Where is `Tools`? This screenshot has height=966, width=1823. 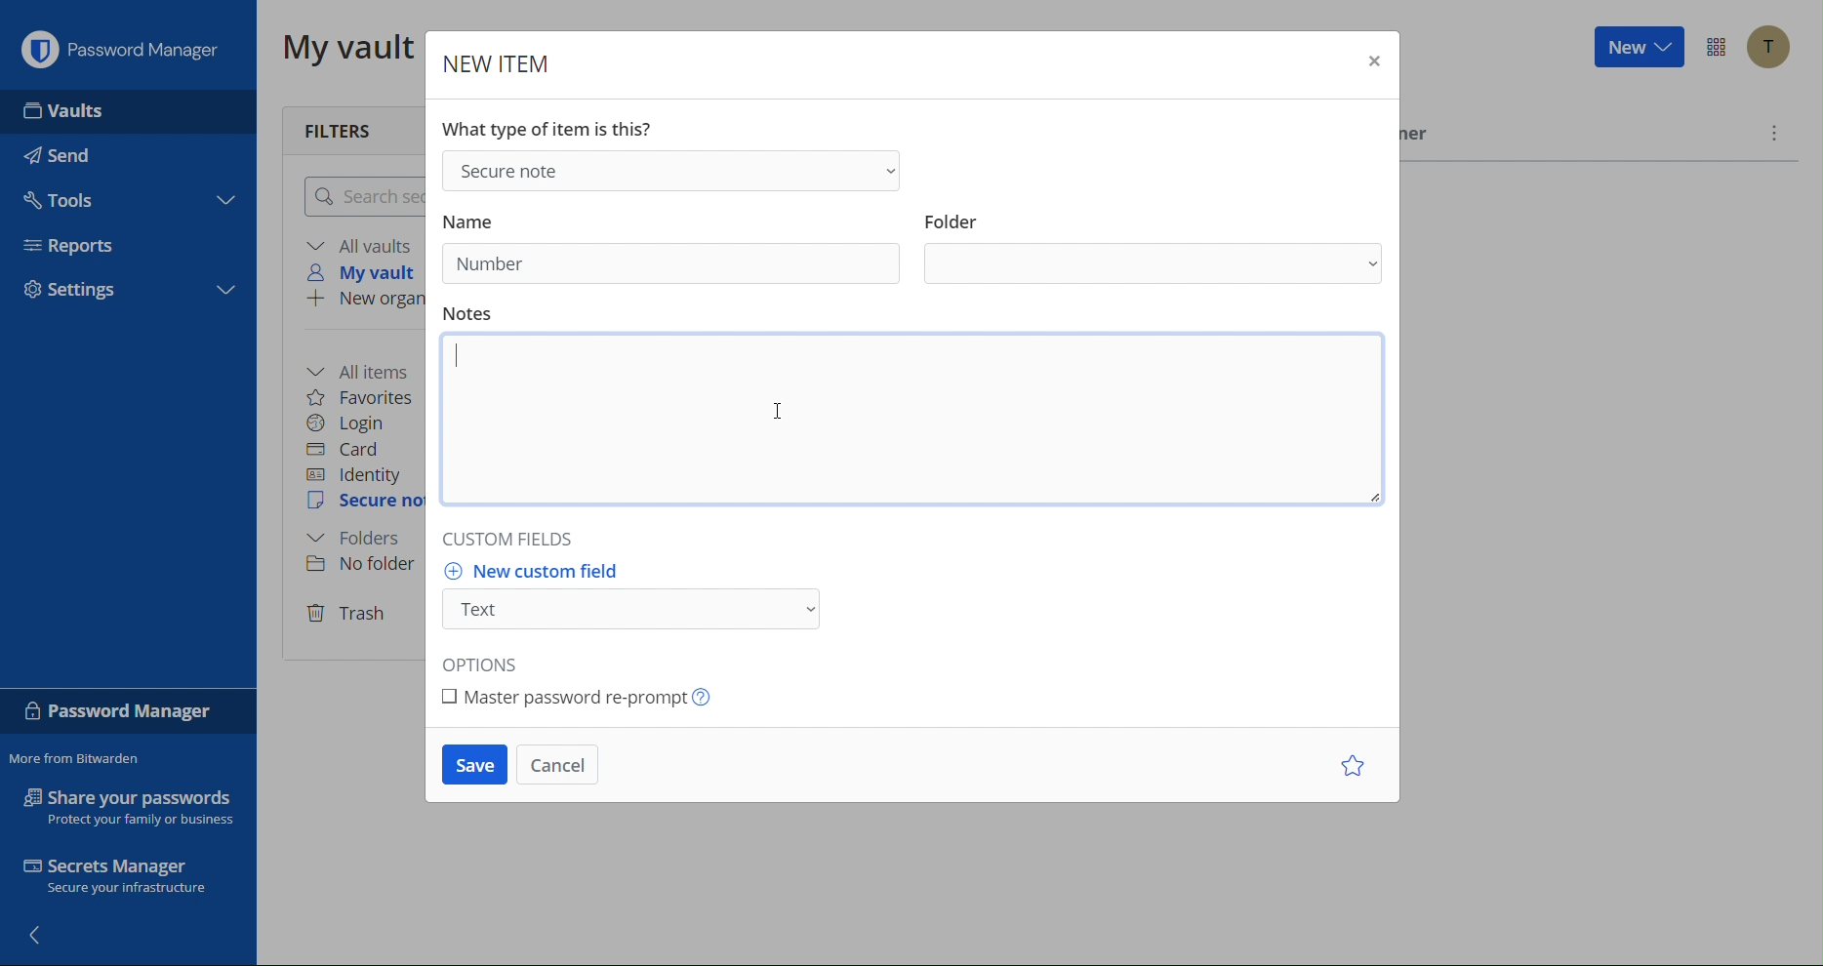 Tools is located at coordinates (66, 199).